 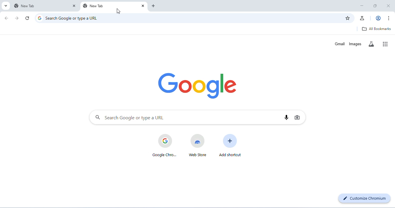 I want to click on add new tab, so click(x=154, y=6).